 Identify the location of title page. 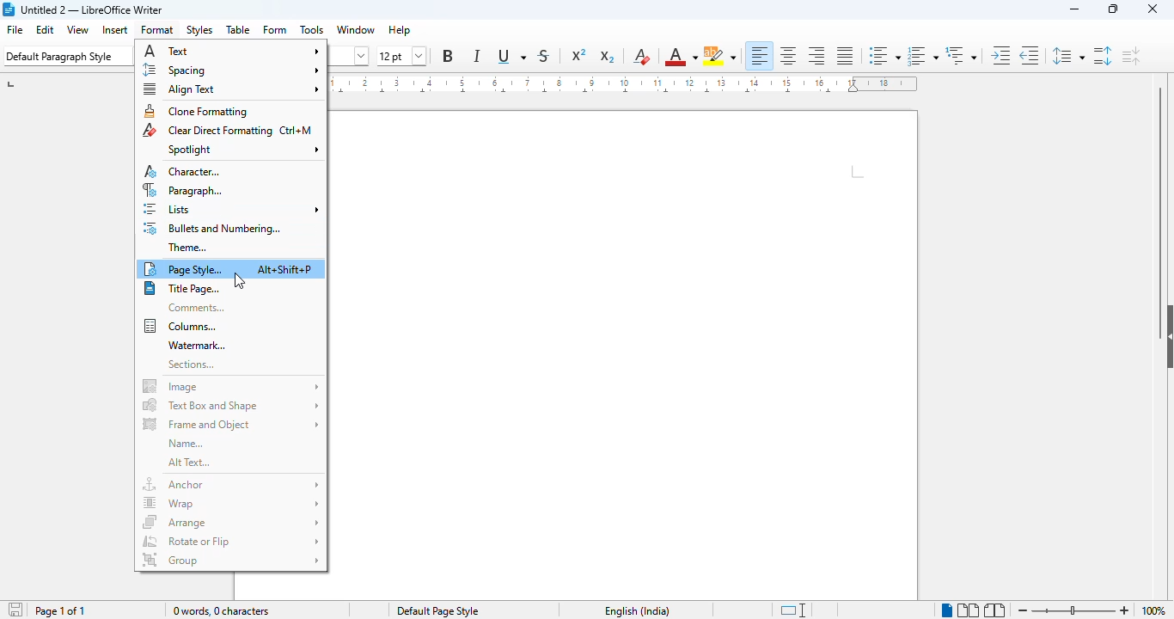
(181, 289).